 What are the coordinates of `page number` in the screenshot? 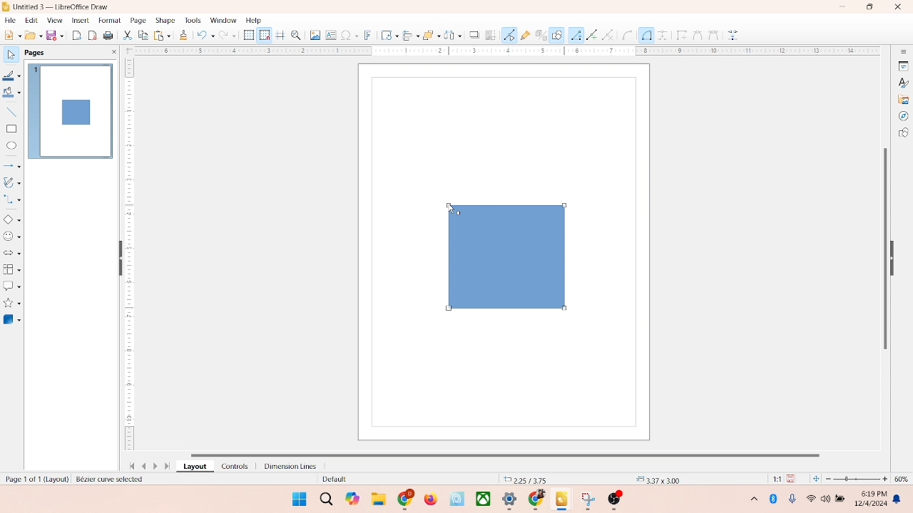 It's located at (35, 478).